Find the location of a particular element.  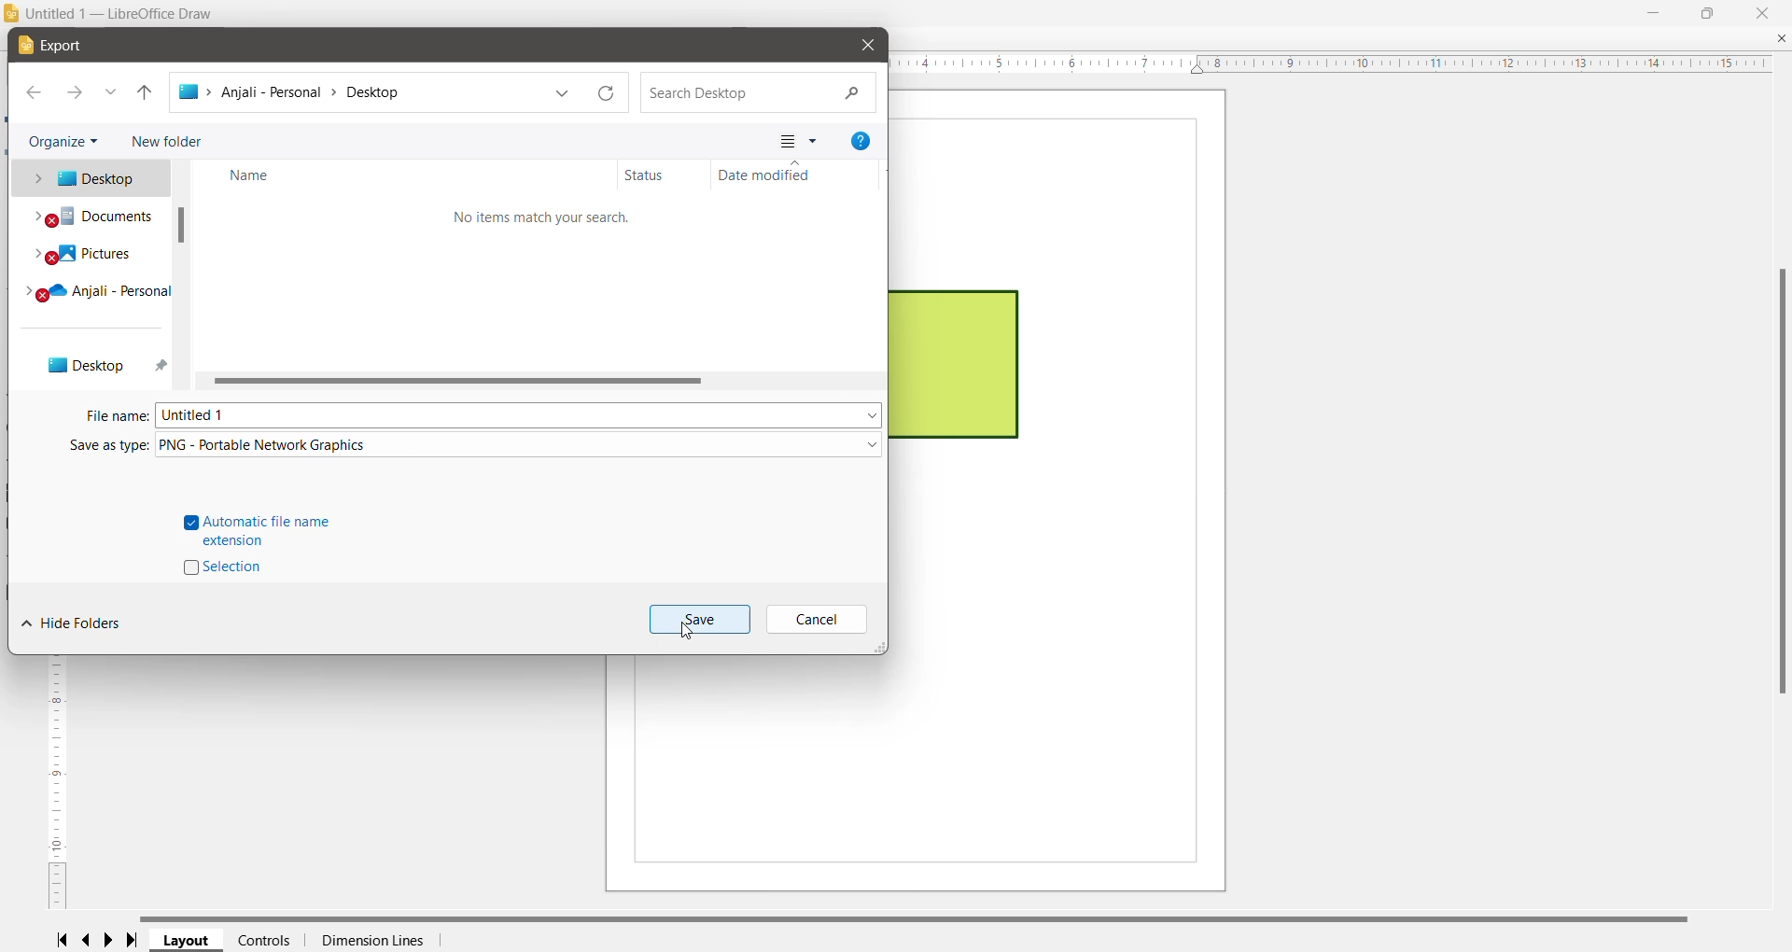

System locations is located at coordinates (88, 273).